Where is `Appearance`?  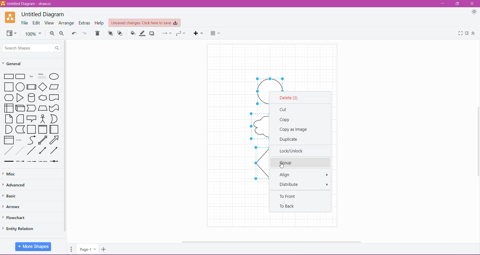 Appearance is located at coordinates (473, 13).